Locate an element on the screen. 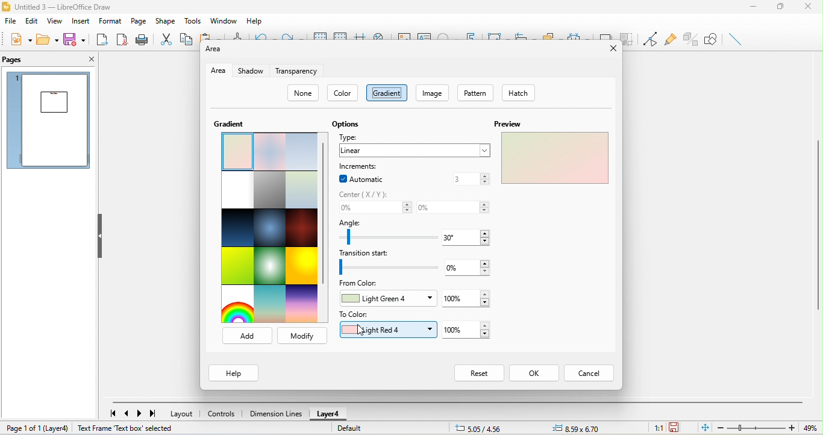 Image resolution: width=823 pixels, height=435 pixels. dimension line is located at coordinates (275, 413).